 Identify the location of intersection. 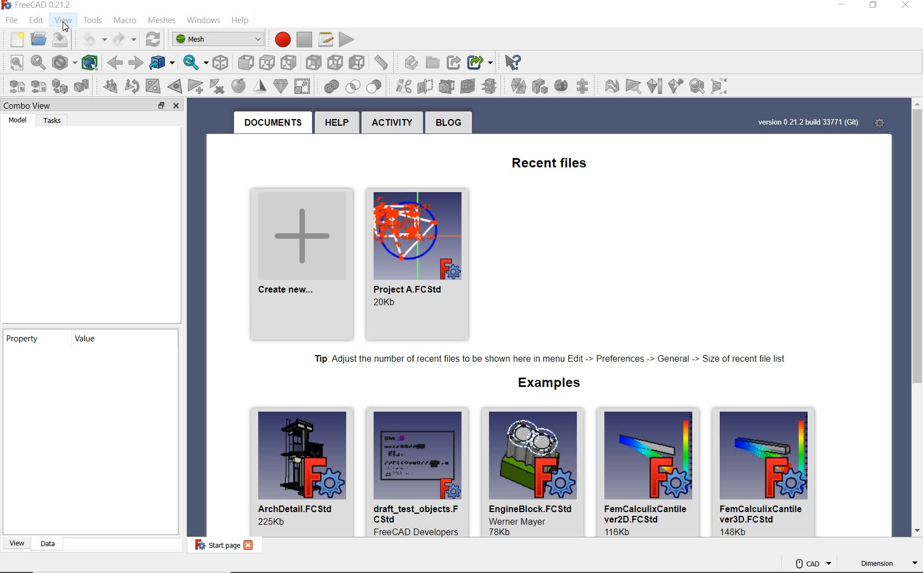
(331, 88).